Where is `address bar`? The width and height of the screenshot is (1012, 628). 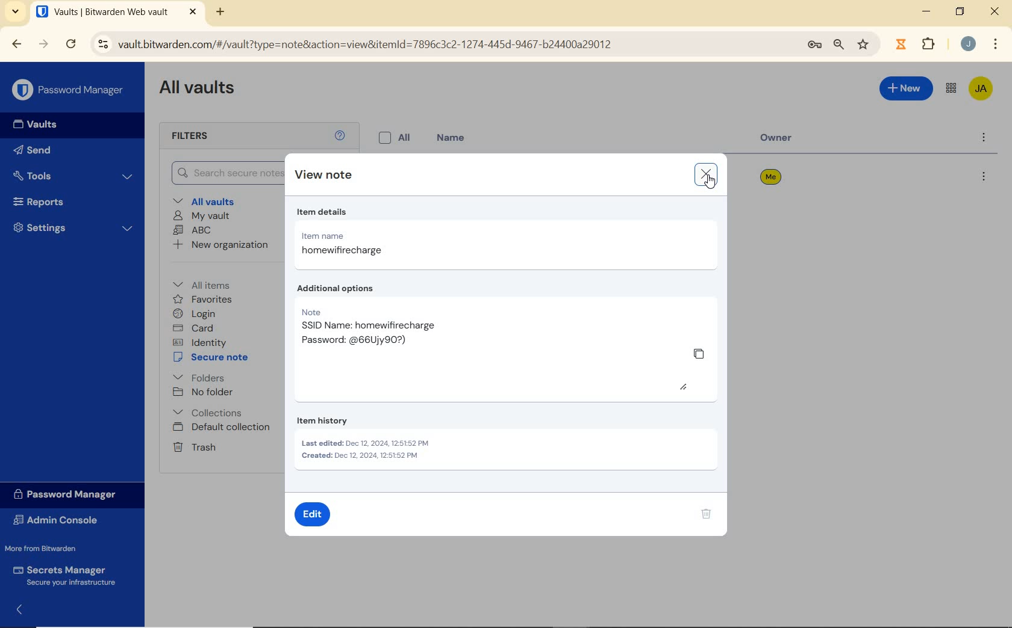
address bar is located at coordinates (440, 45).